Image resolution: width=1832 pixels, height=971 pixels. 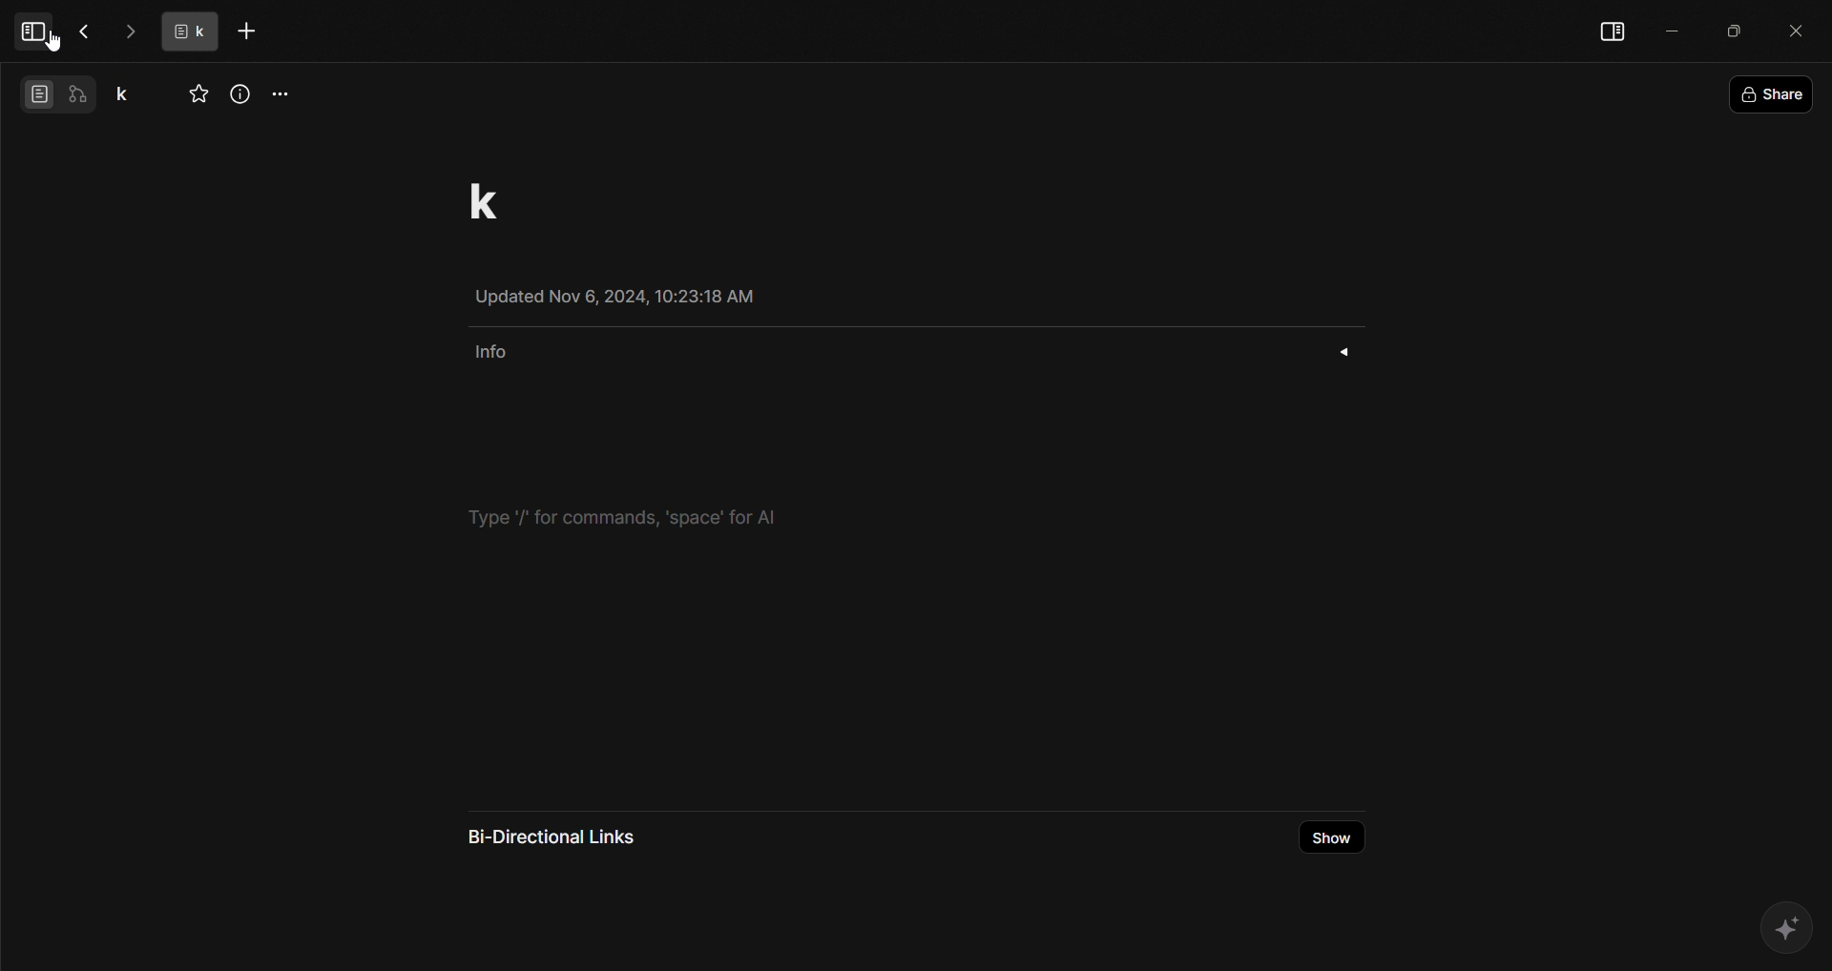 What do you see at coordinates (131, 31) in the screenshot?
I see `go next` at bounding box center [131, 31].